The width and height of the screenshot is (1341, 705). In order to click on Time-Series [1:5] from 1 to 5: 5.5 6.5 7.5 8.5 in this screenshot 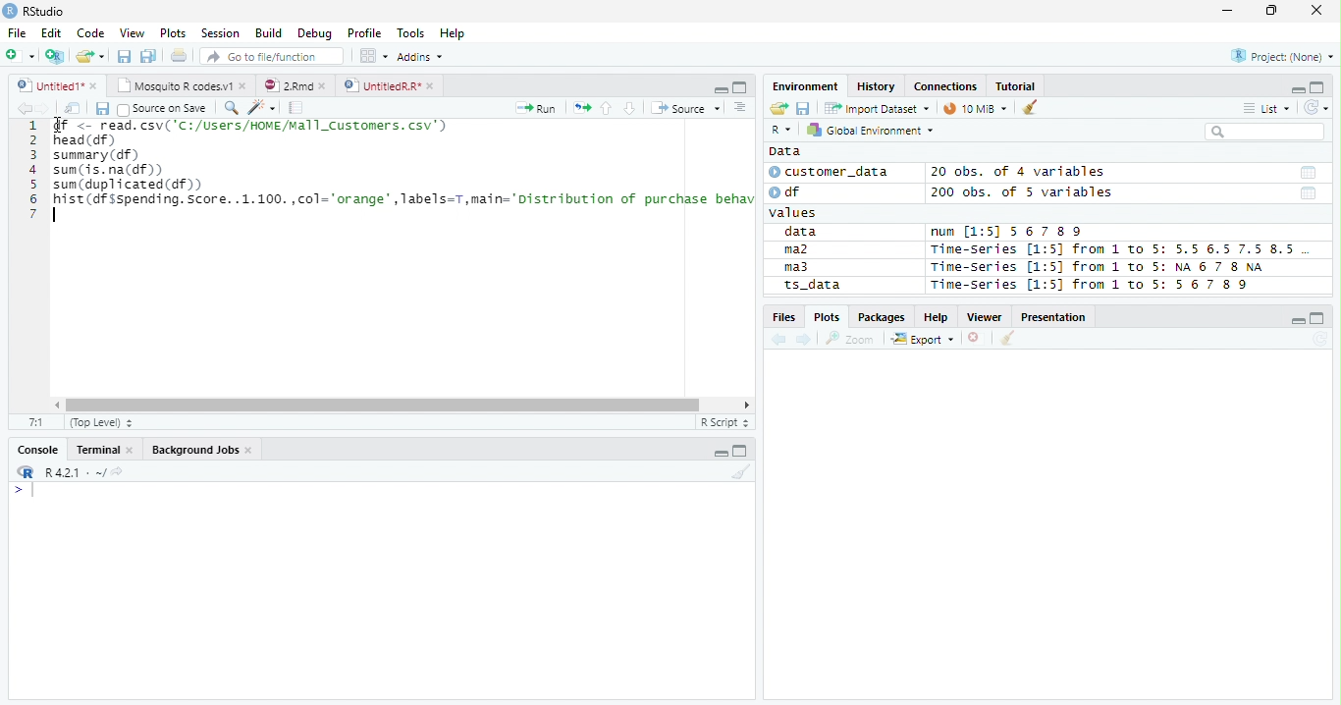, I will do `click(1116, 250)`.